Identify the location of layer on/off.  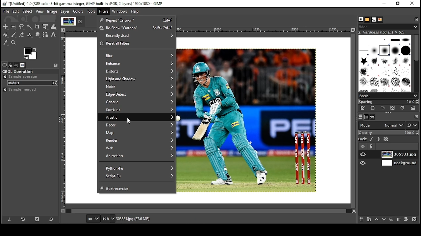
(364, 163).